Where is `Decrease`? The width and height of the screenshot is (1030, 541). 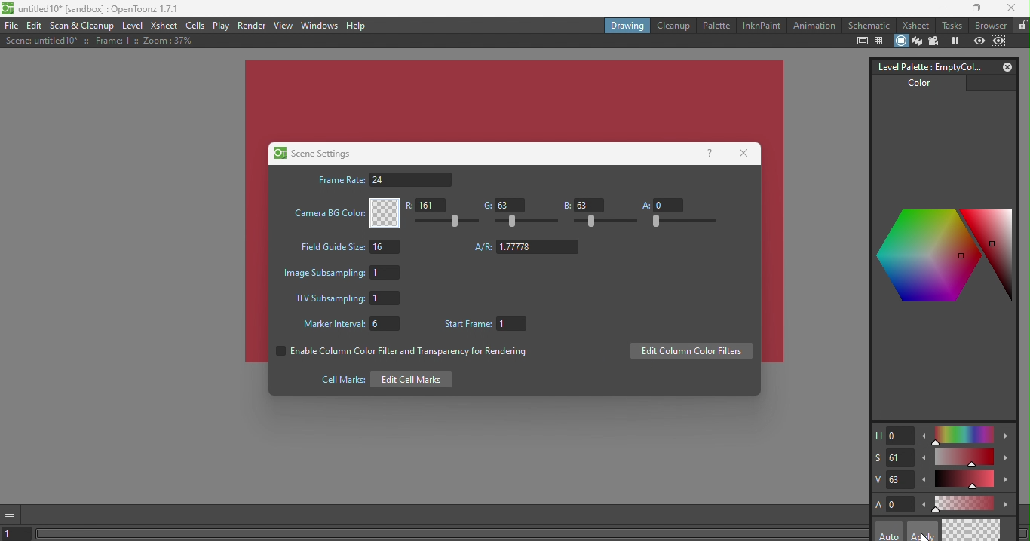 Decrease is located at coordinates (924, 439).